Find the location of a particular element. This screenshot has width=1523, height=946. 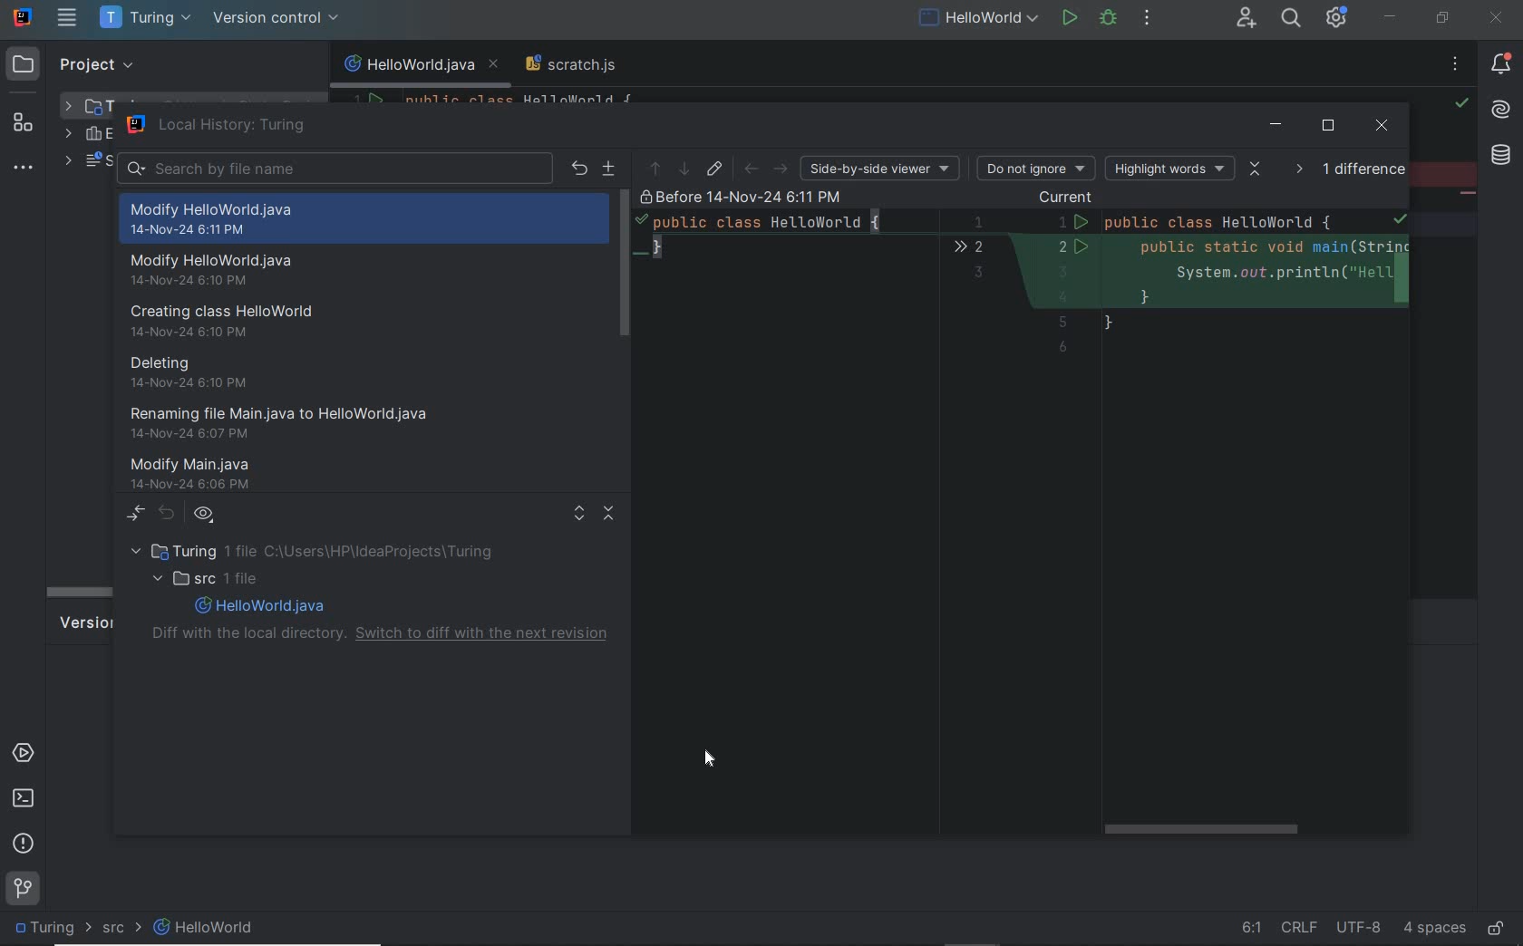

git is located at coordinates (22, 889).